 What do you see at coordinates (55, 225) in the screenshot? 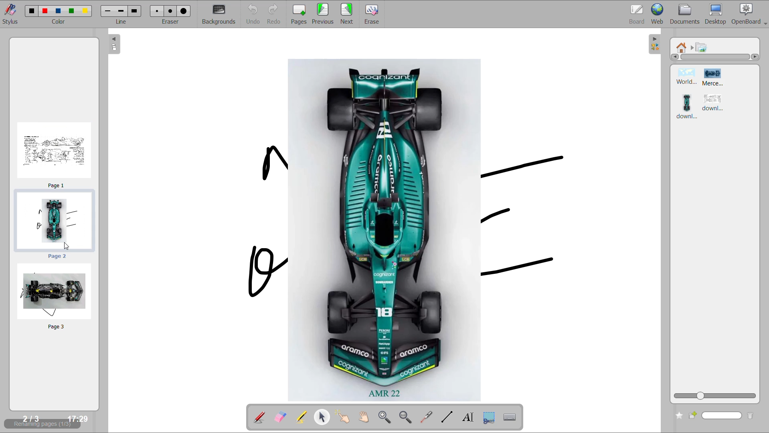
I see `rearranged page 2` at bounding box center [55, 225].